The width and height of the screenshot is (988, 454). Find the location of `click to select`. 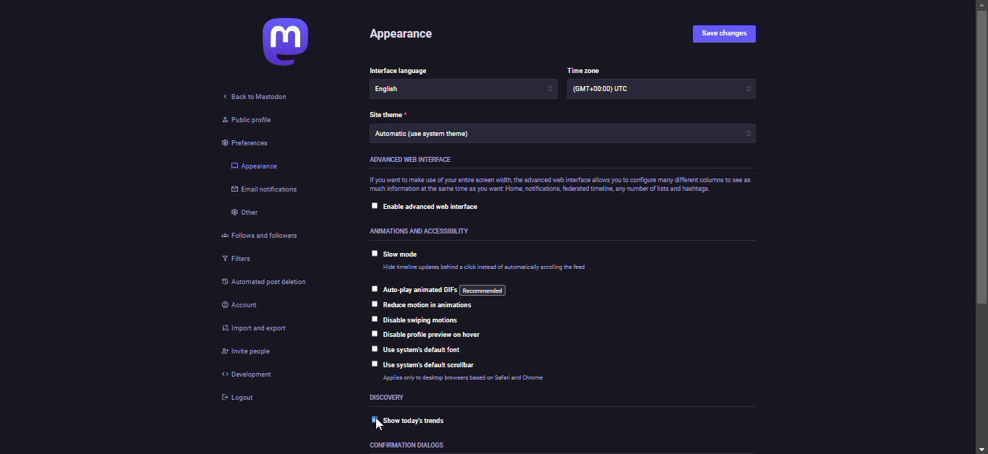

click to select is located at coordinates (371, 349).